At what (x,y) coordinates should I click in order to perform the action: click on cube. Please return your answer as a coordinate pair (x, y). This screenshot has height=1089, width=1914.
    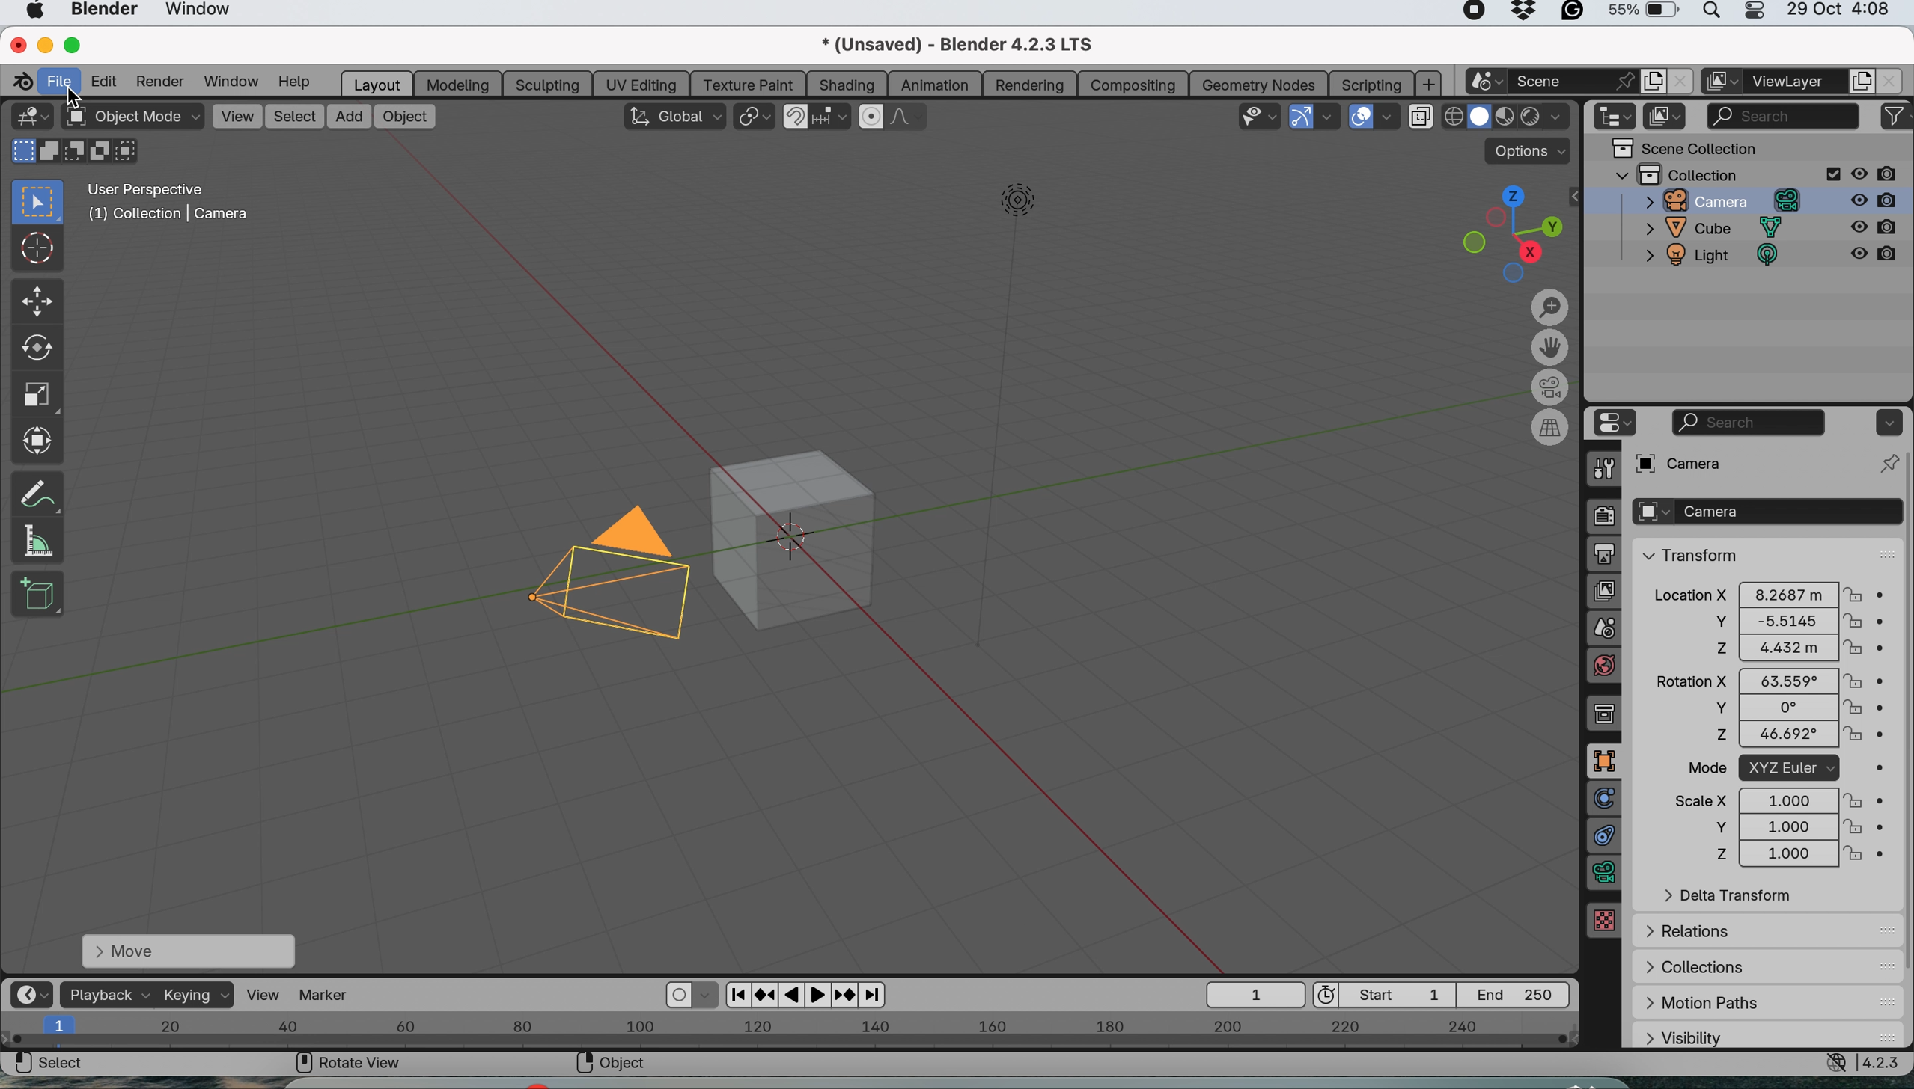
    Looking at the image, I should click on (1715, 229).